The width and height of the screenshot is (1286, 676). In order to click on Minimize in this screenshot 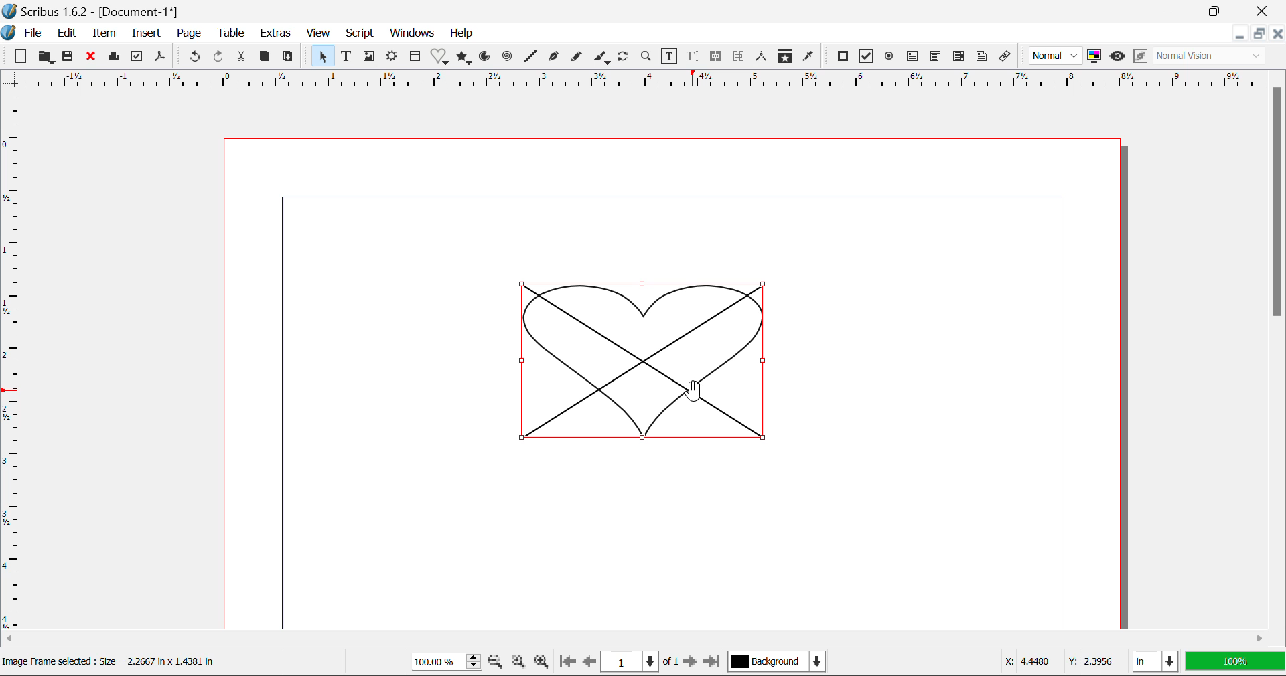, I will do `click(1261, 35)`.